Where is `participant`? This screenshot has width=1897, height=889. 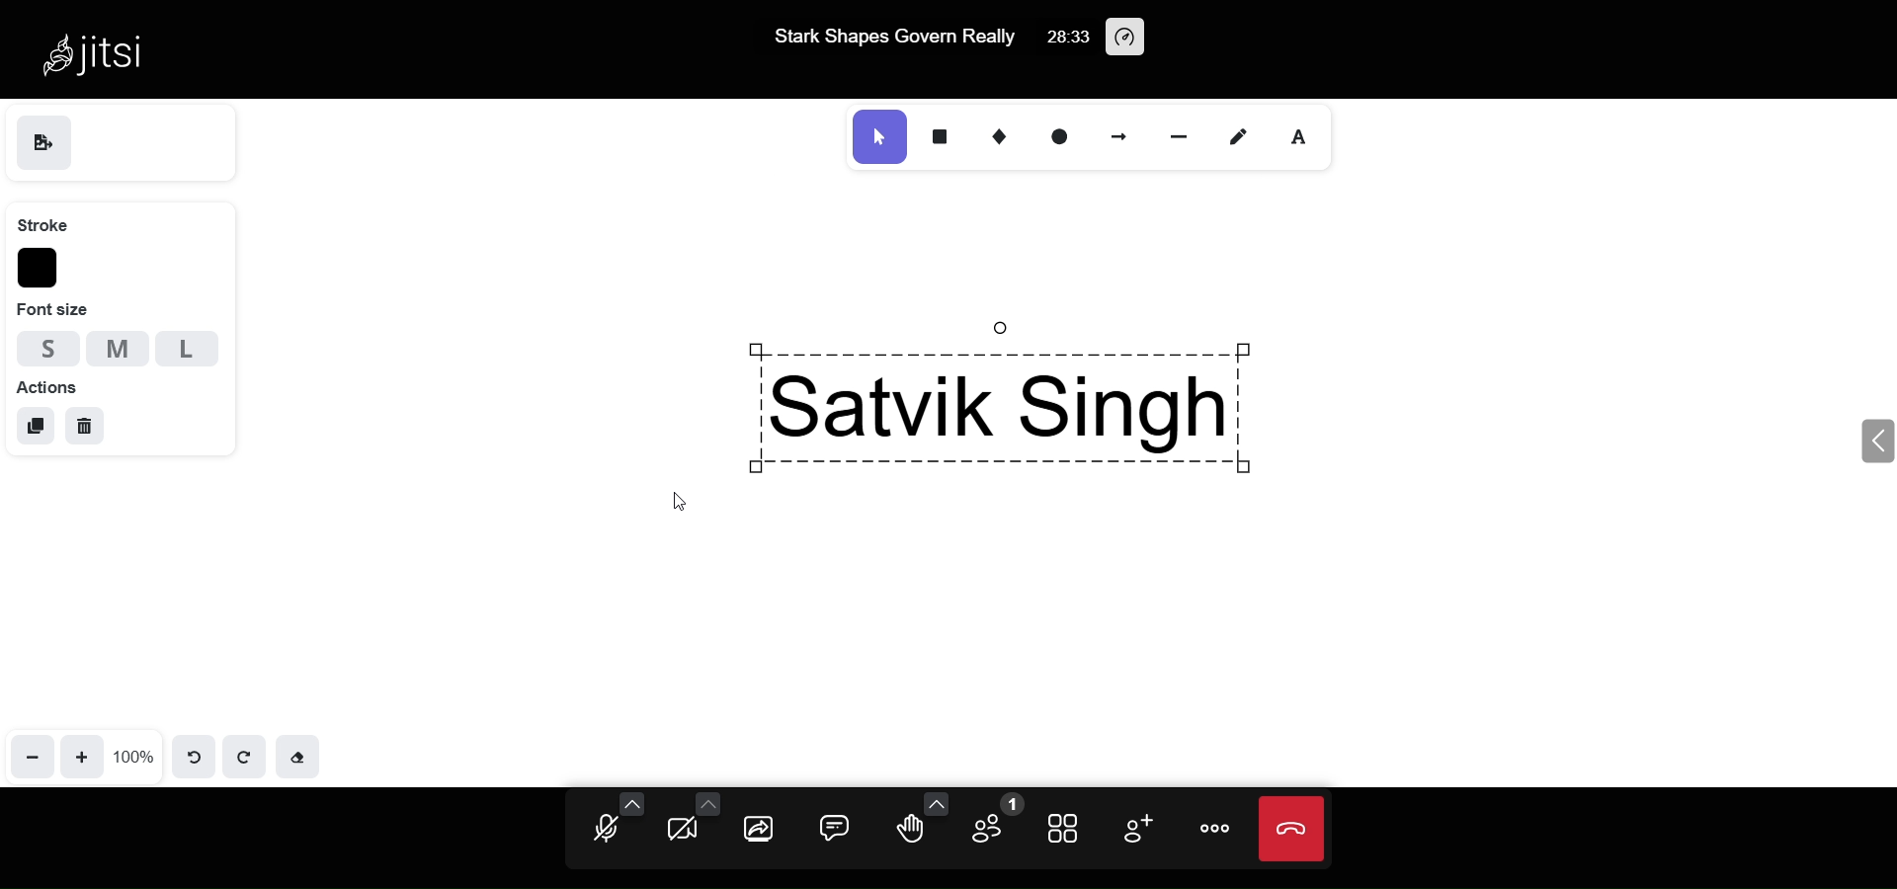 participant is located at coordinates (994, 821).